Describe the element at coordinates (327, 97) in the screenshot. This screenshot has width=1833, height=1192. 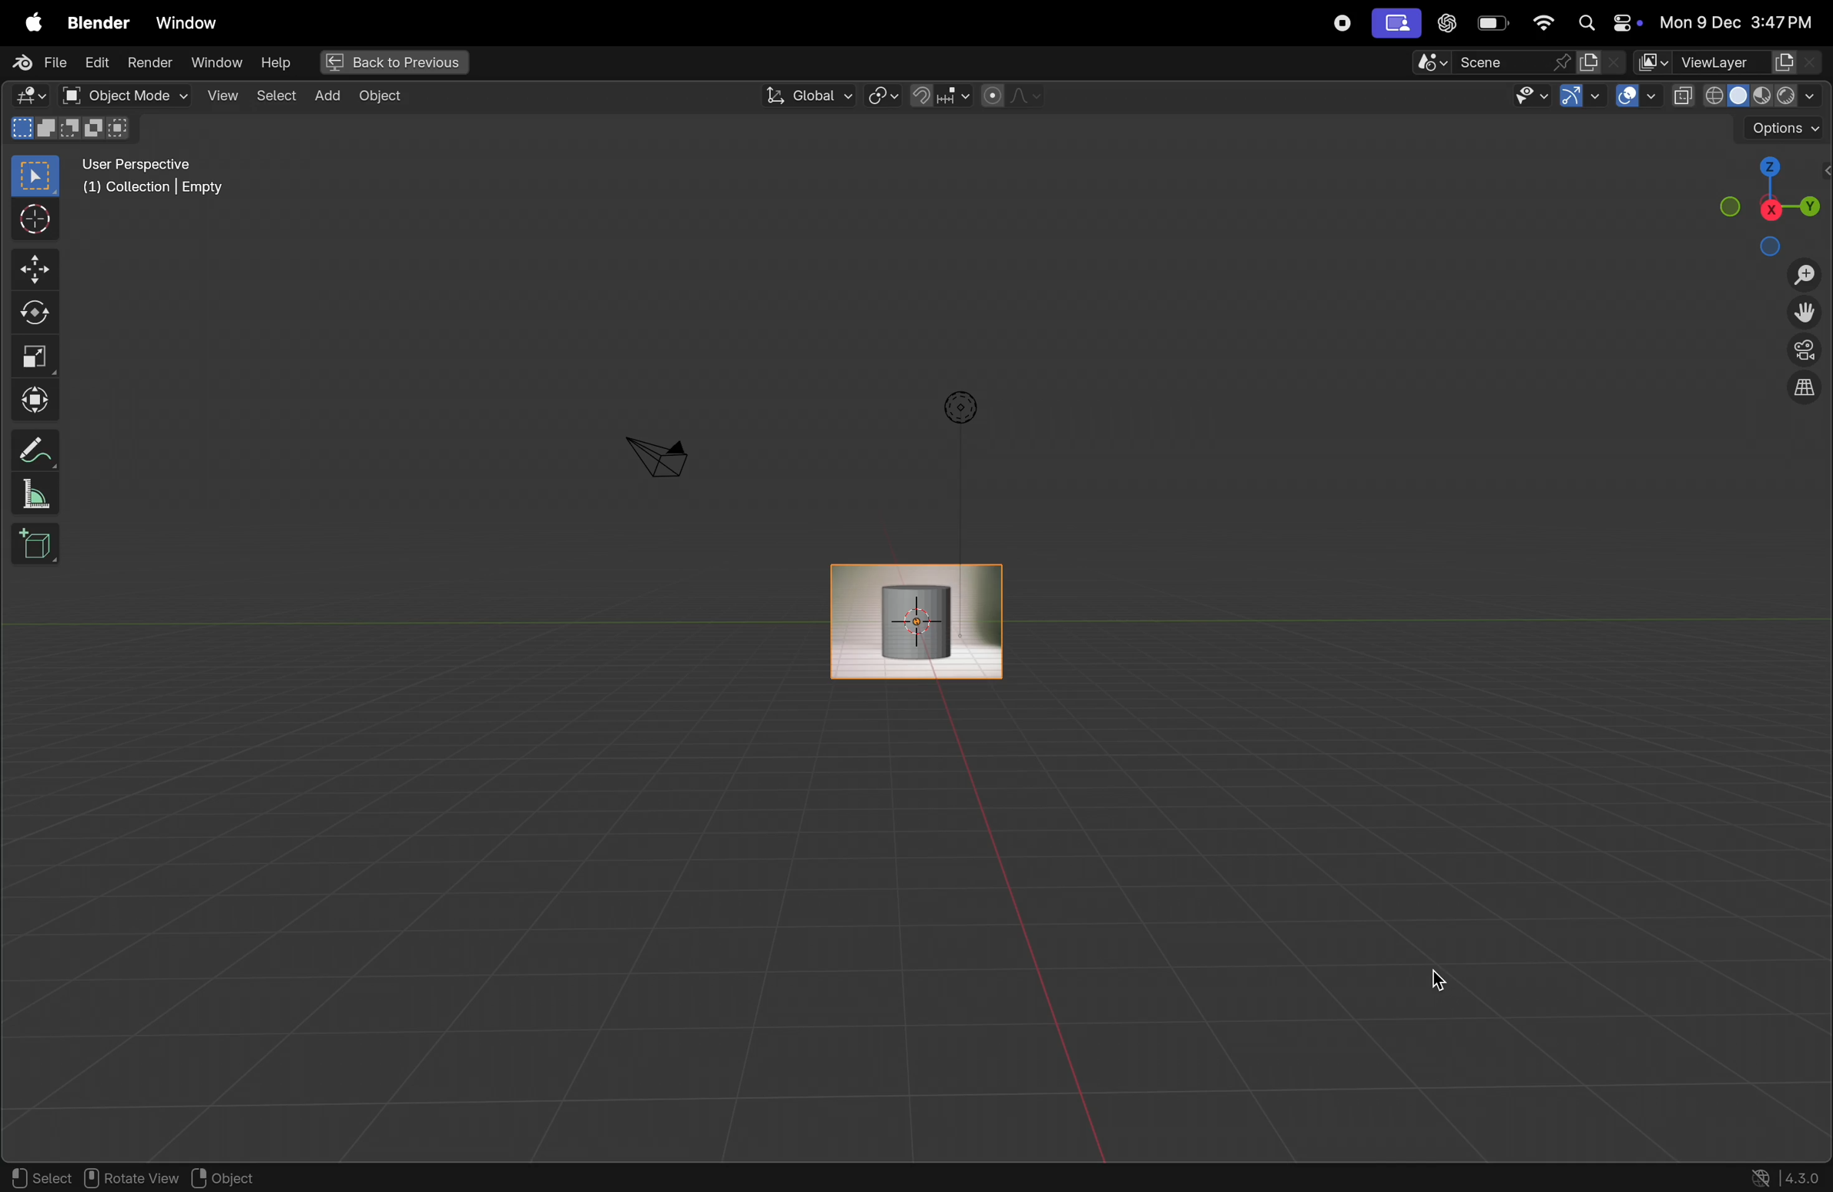
I see `add` at that location.